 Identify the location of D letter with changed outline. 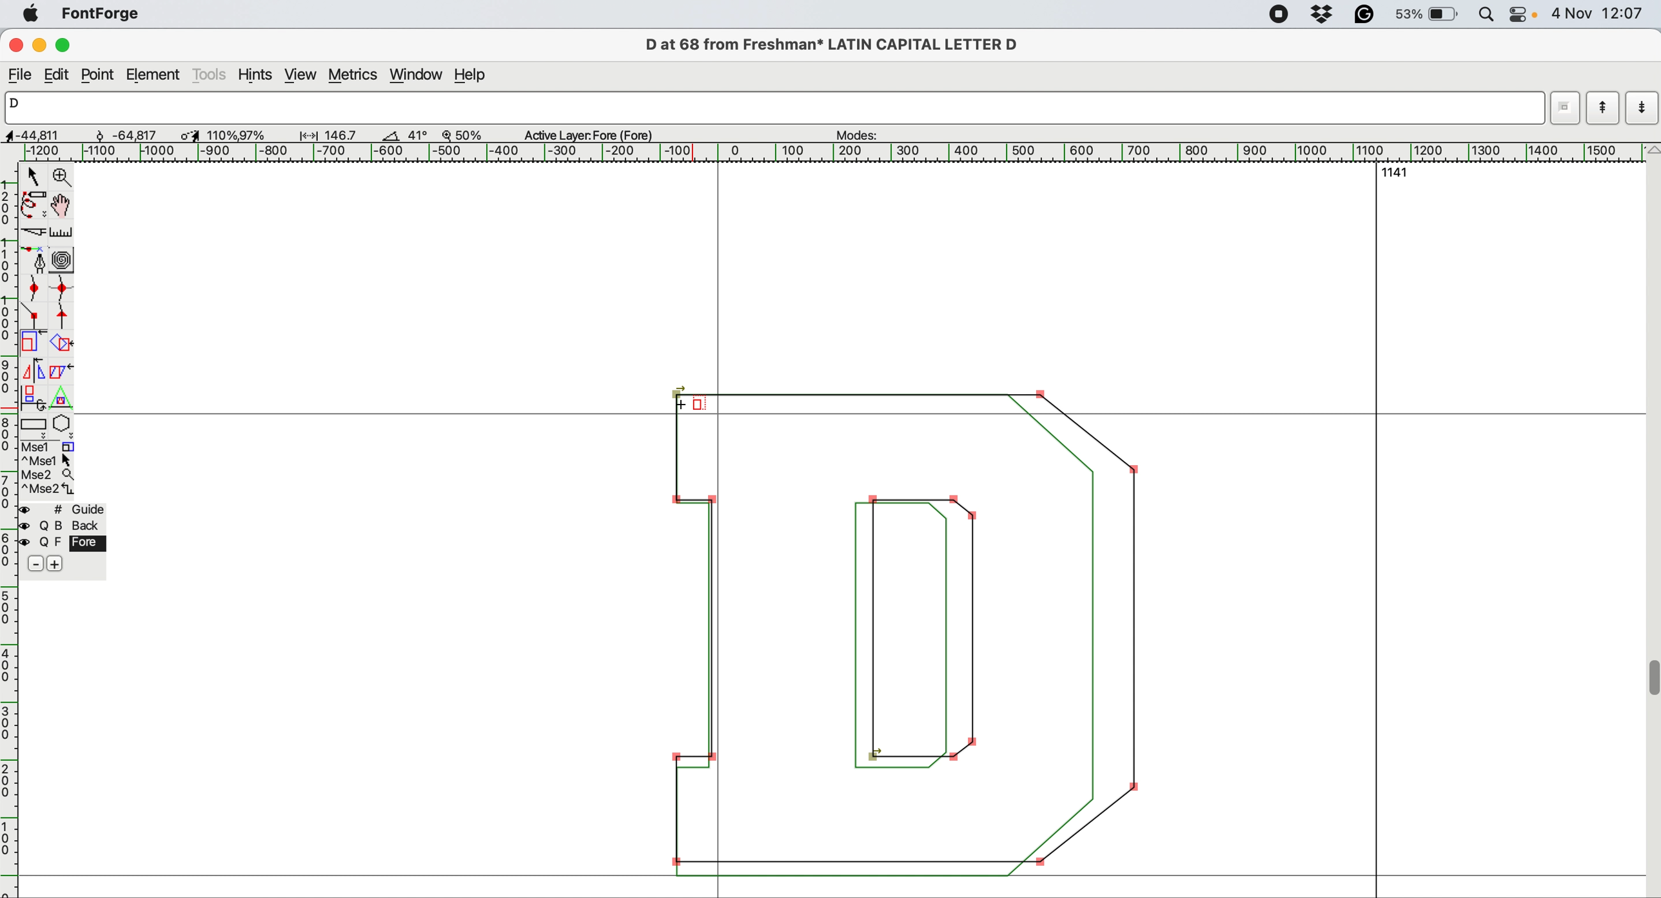
(912, 637).